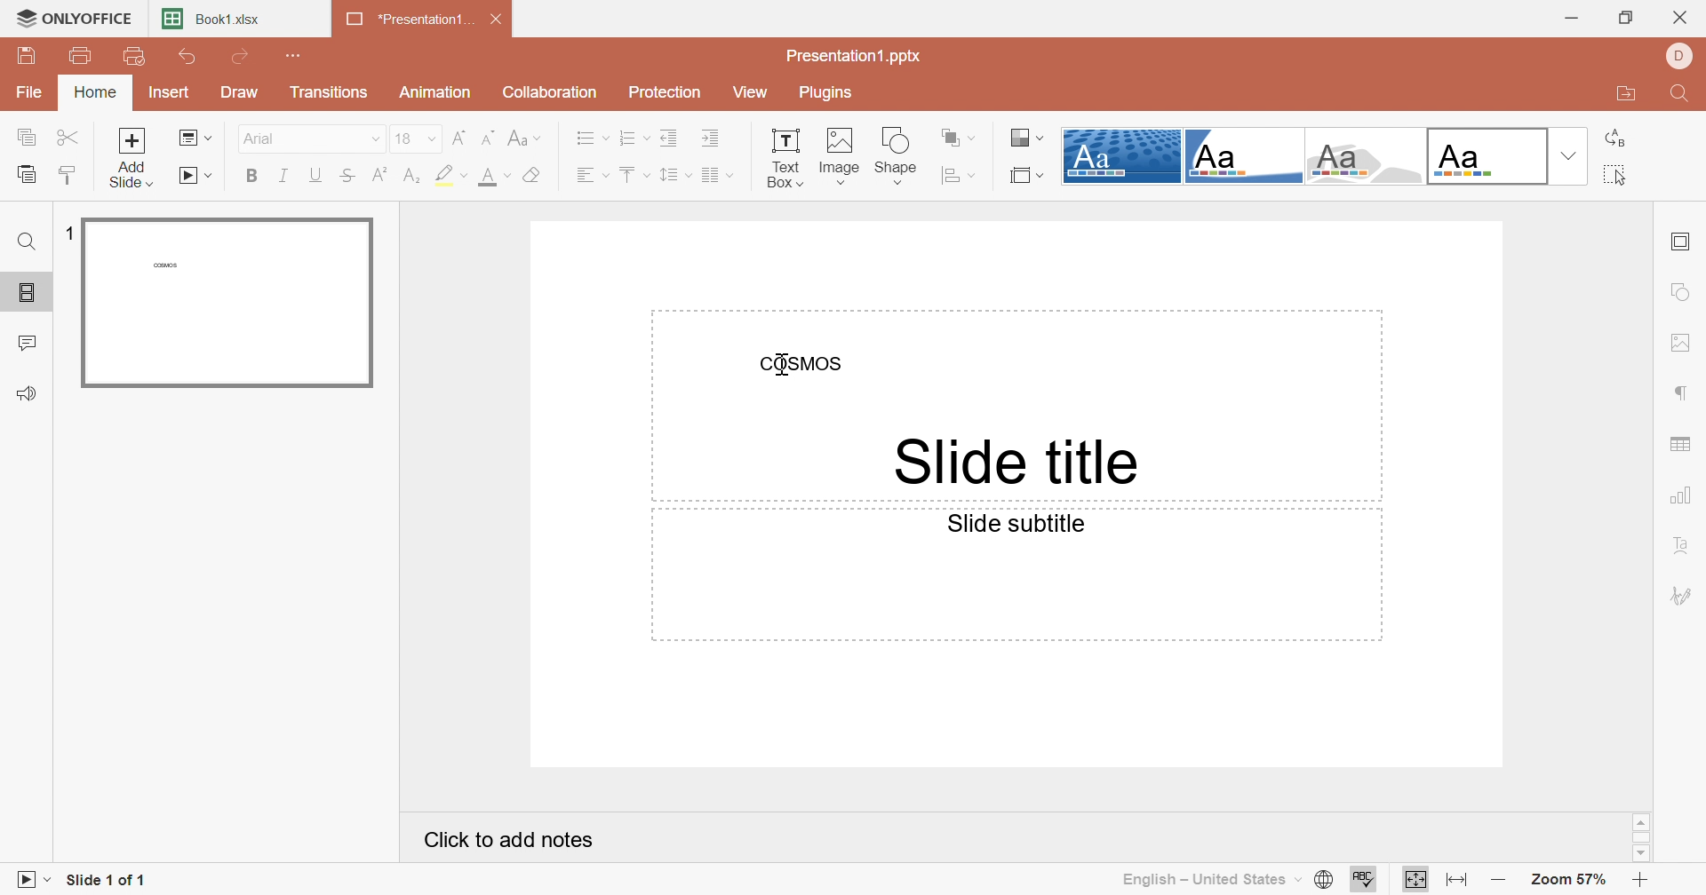 Image resolution: width=1706 pixels, height=895 pixels. Describe the element at coordinates (379, 177) in the screenshot. I see `Superscript` at that location.